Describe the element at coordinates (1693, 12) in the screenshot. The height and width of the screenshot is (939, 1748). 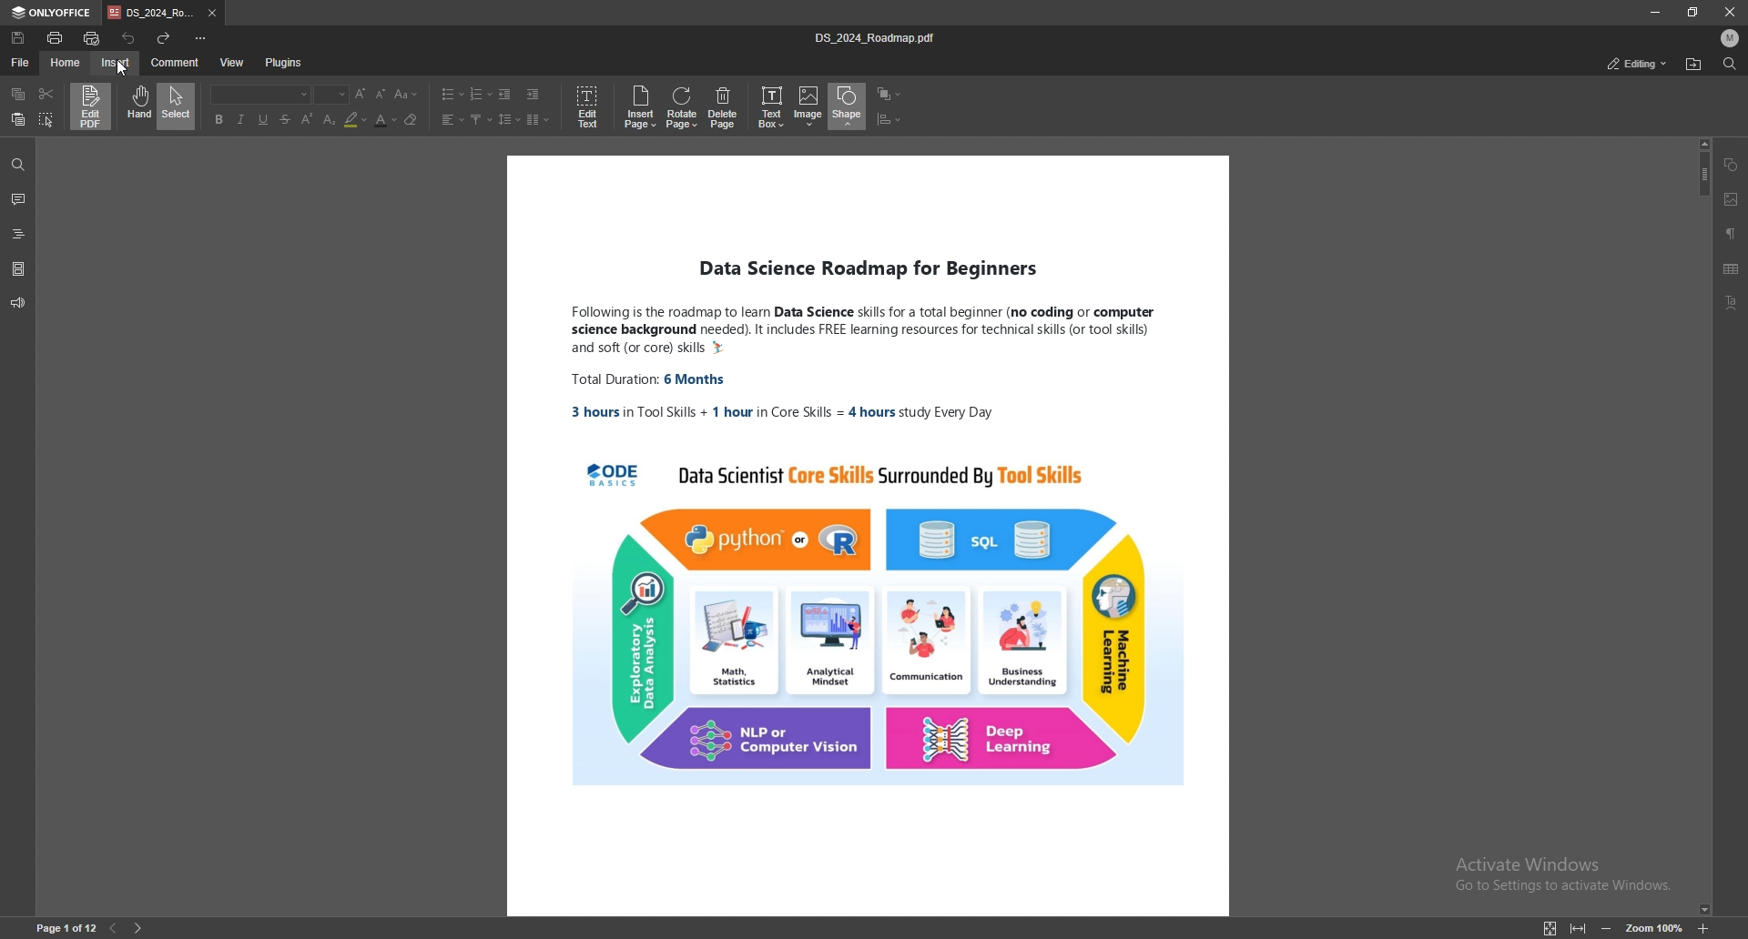
I see `resize` at that location.